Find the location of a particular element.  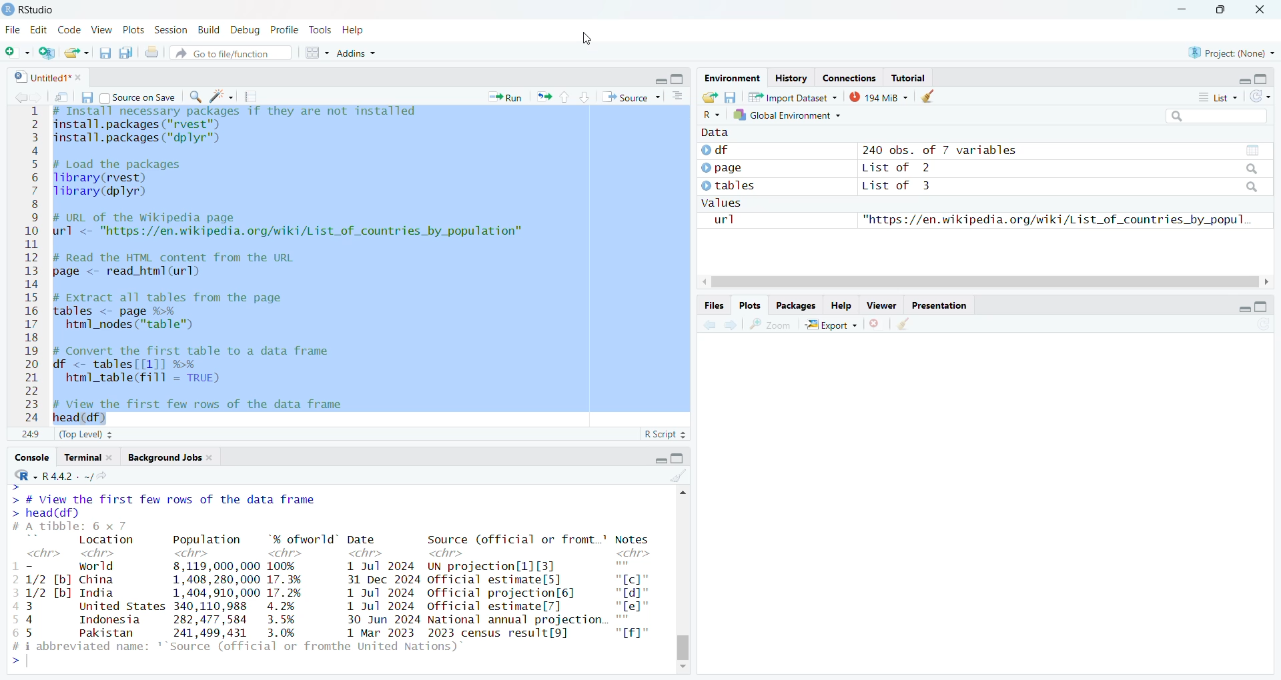

Profile is located at coordinates (286, 29).